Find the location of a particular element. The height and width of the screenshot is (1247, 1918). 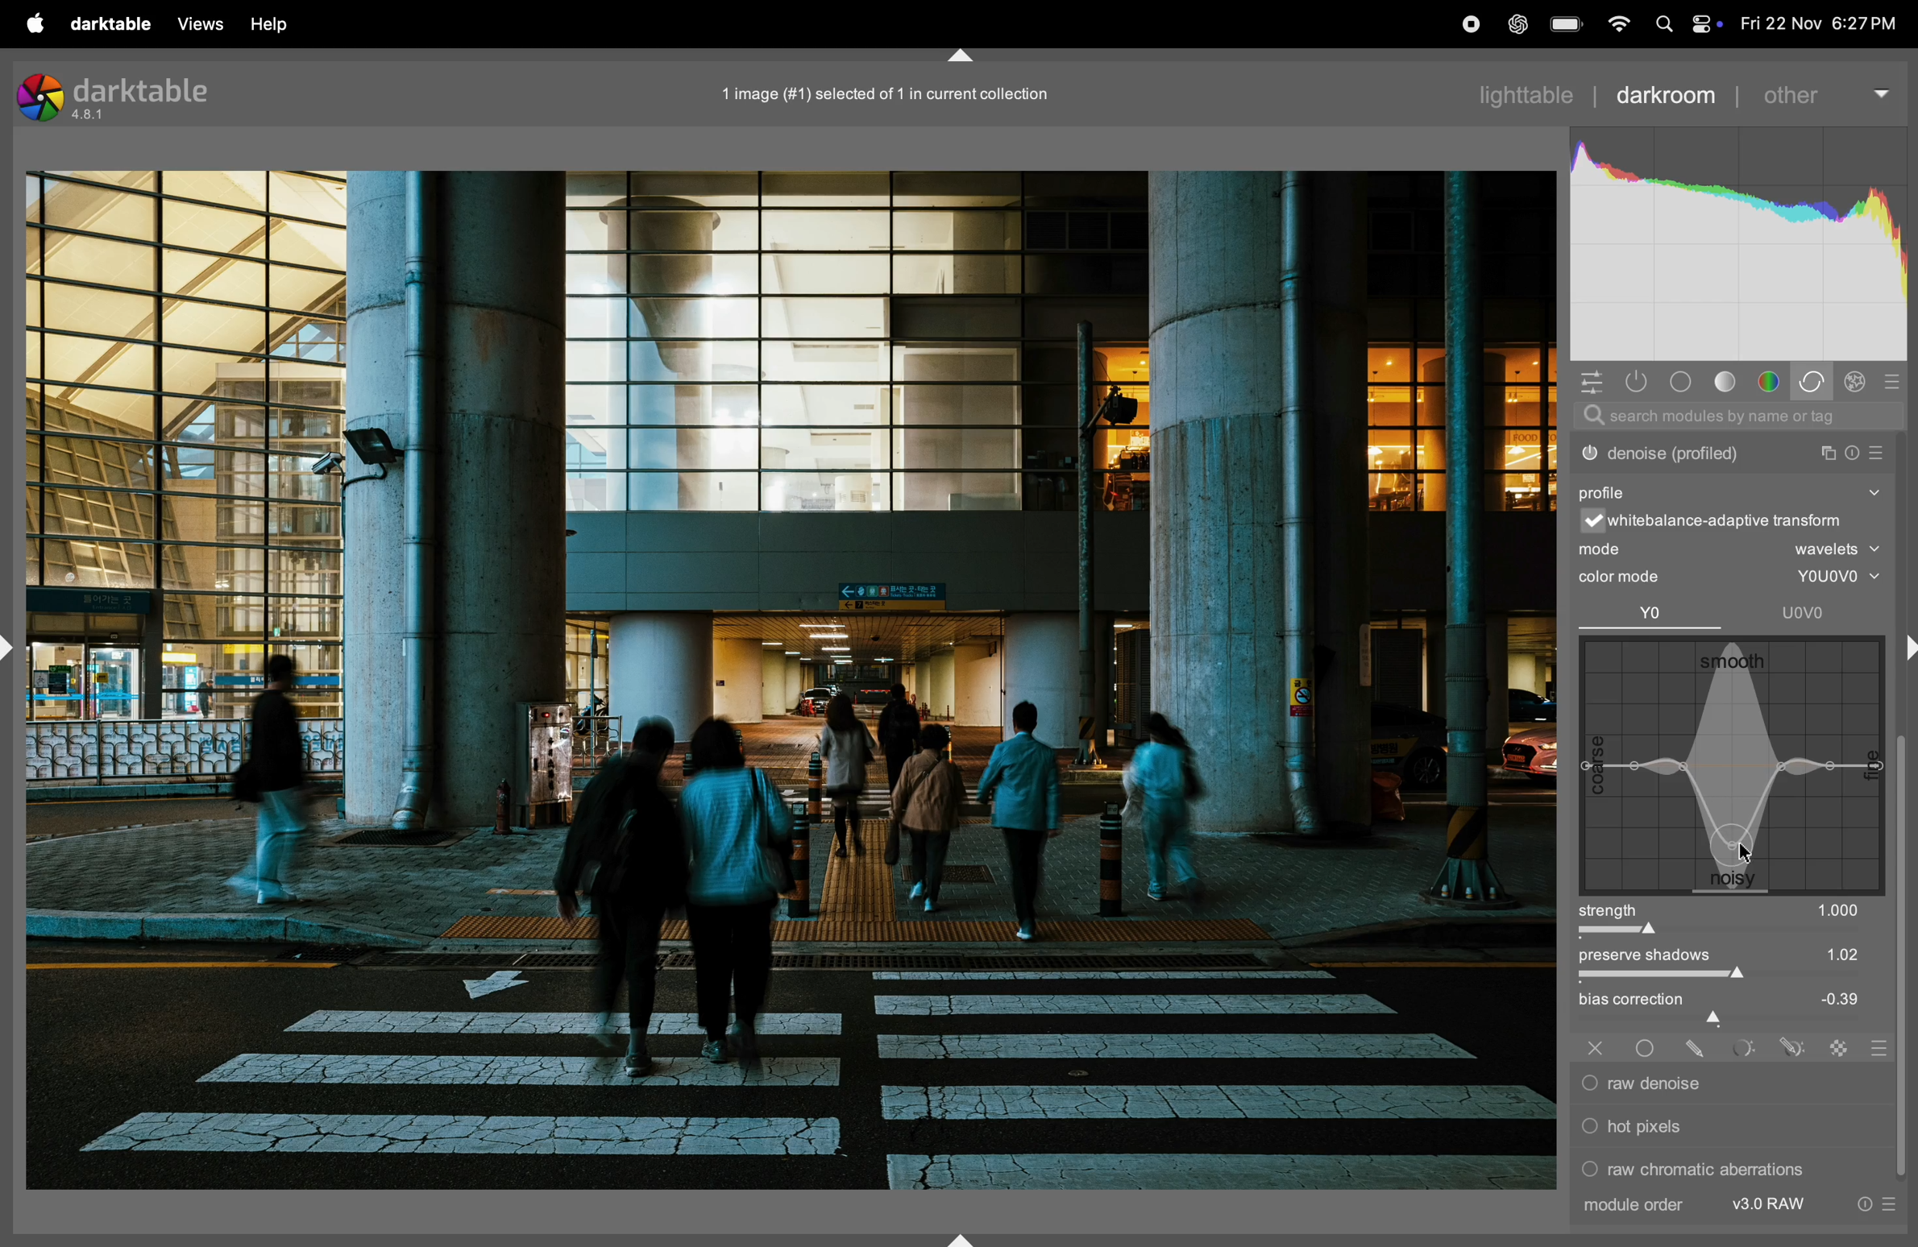

Yo is located at coordinates (1644, 614).